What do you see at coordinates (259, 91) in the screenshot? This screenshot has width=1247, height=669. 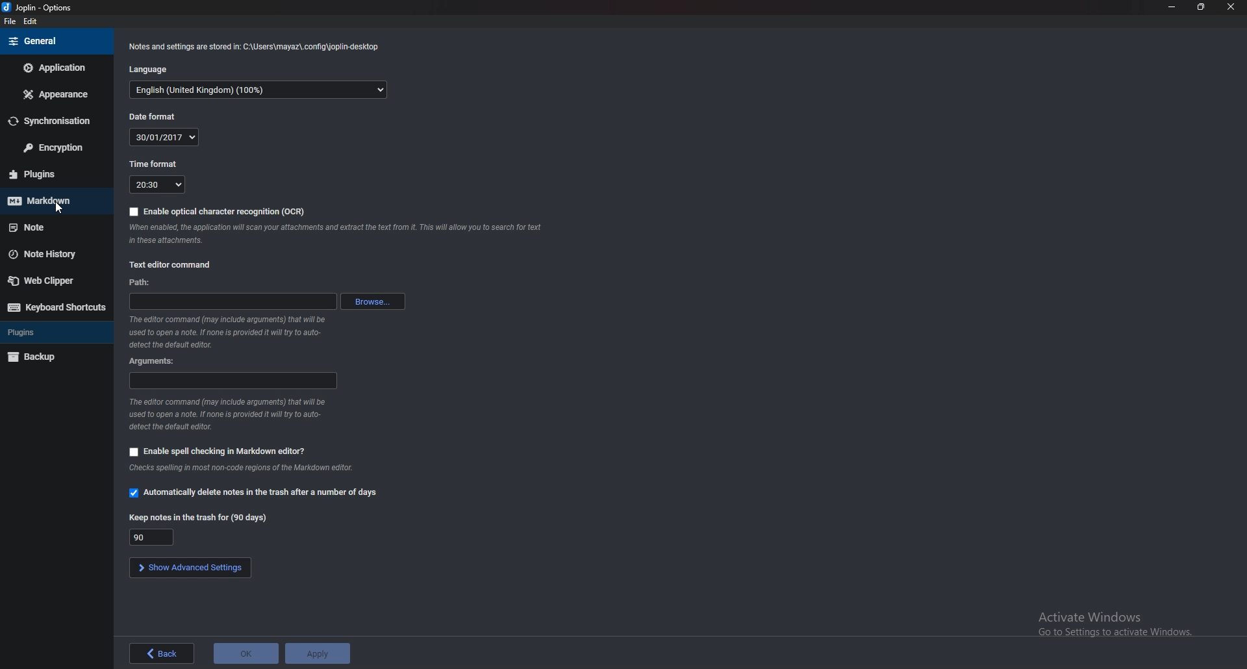 I see `language` at bounding box center [259, 91].